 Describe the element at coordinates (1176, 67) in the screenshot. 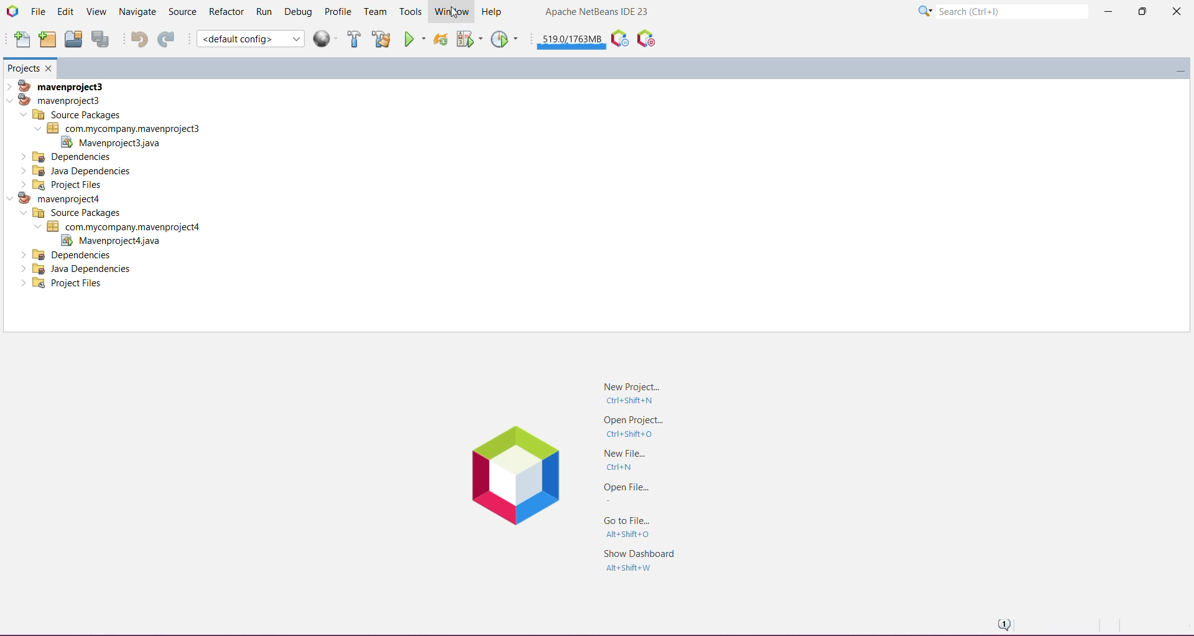

I see `minimize` at that location.